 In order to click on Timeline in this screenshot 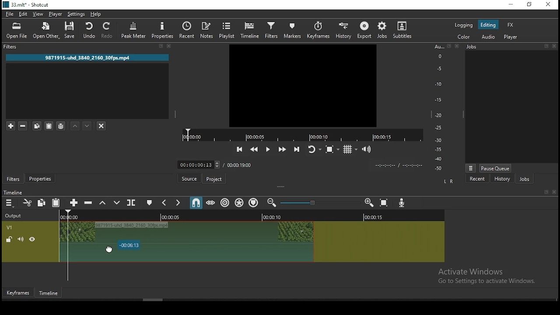, I will do `click(48, 293)`.